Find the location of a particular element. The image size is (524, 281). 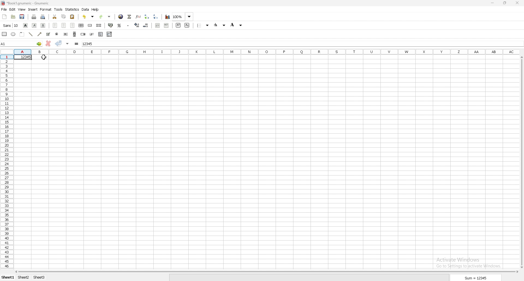

function is located at coordinates (138, 16).